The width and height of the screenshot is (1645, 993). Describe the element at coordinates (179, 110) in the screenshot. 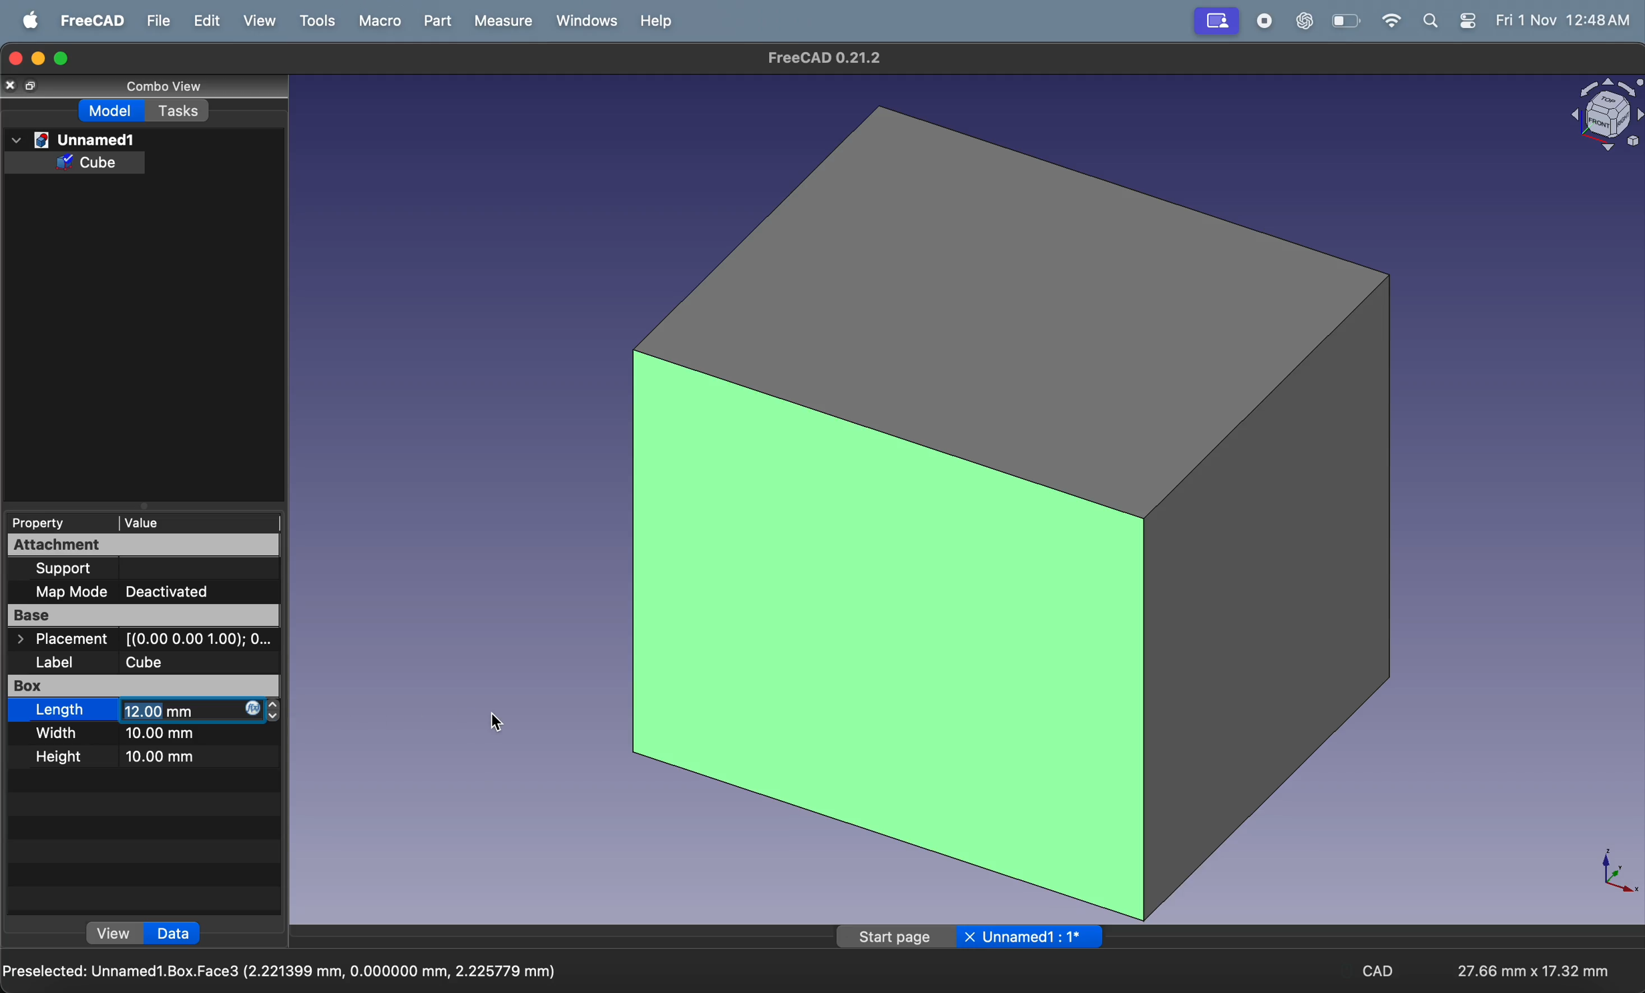

I see `tasks` at that location.